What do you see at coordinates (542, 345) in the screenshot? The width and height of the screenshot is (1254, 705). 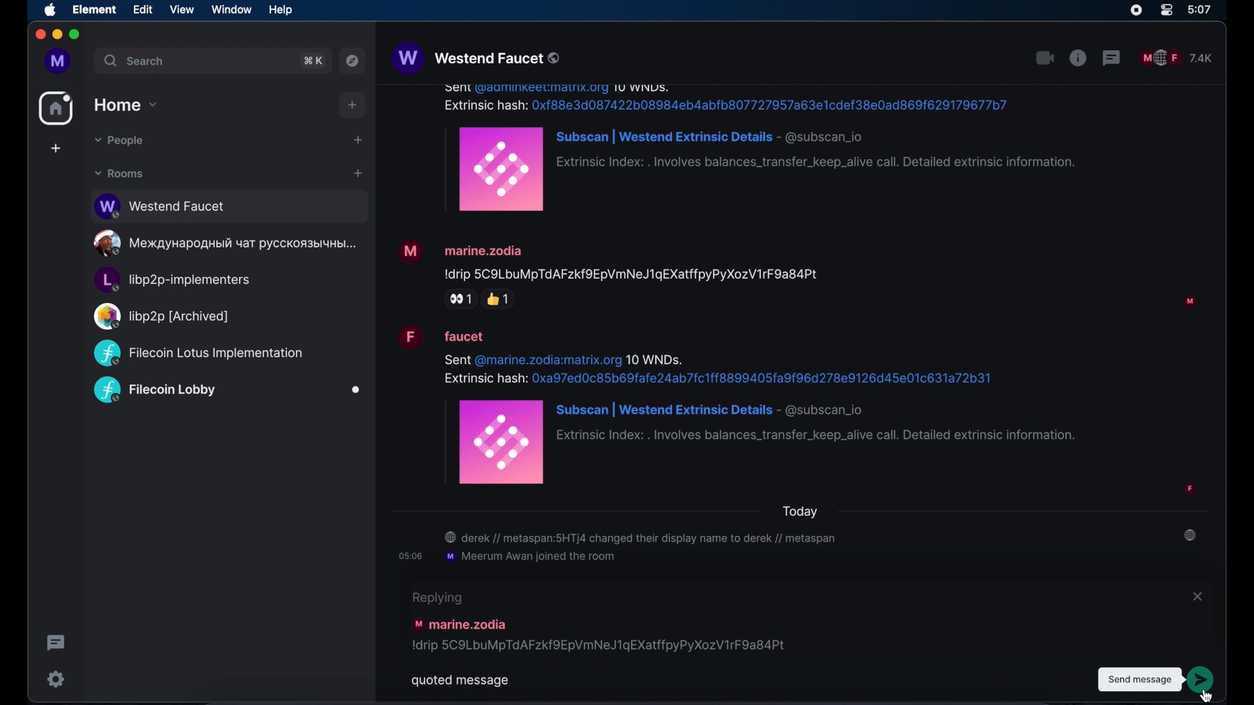 I see `message` at bounding box center [542, 345].